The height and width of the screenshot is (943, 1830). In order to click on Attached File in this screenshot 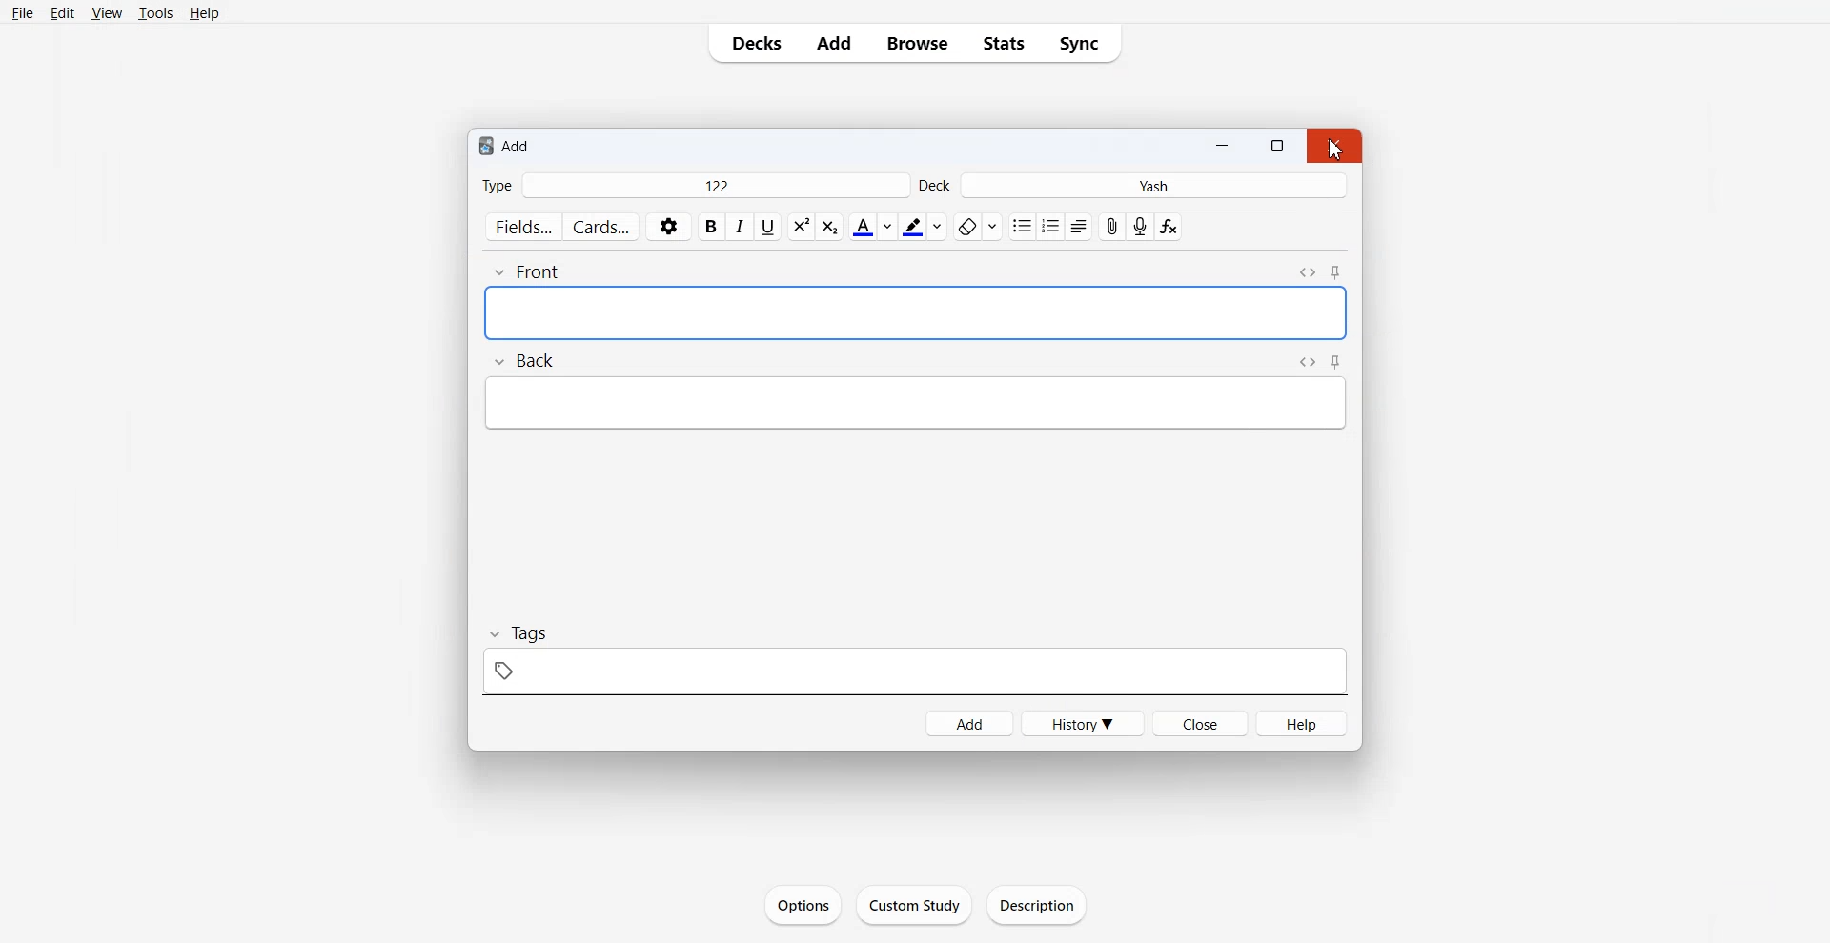, I will do `click(1110, 227)`.